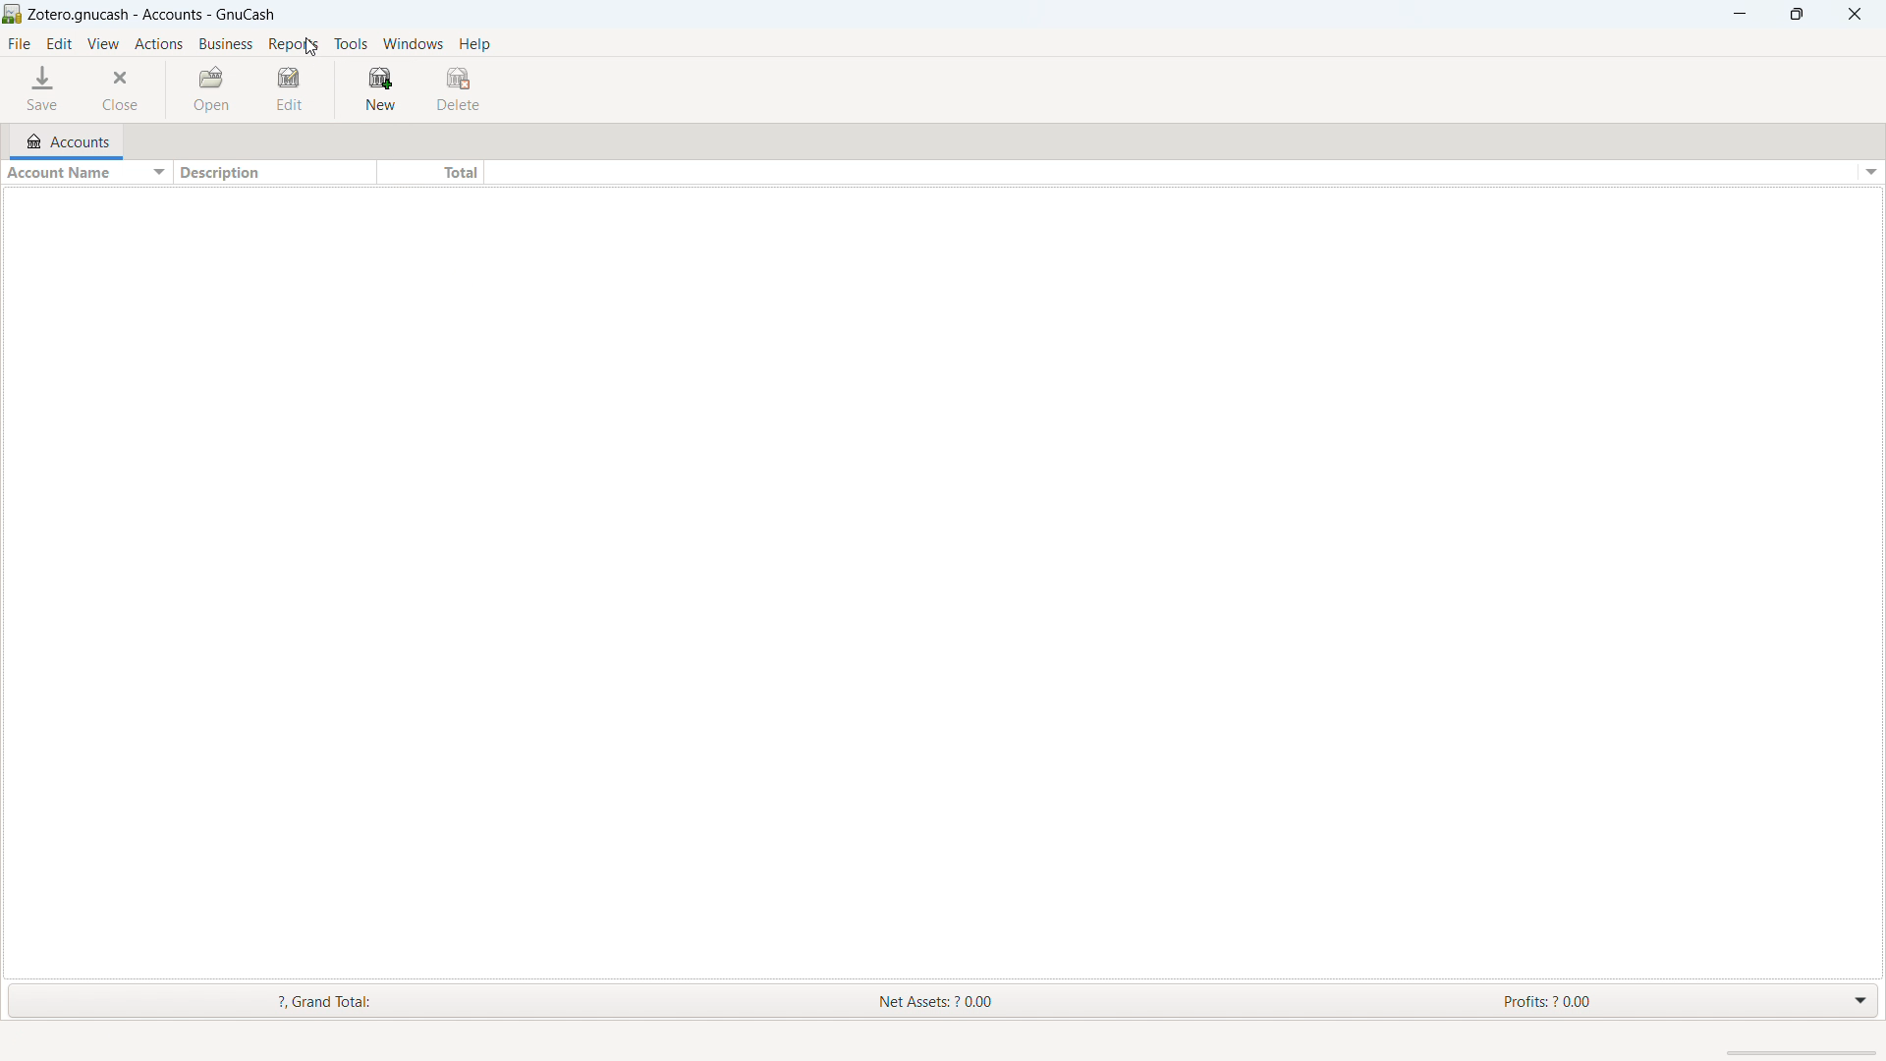 Image resolution: width=1886 pixels, height=1061 pixels. What do you see at coordinates (65, 140) in the screenshot?
I see `accounts tab` at bounding box center [65, 140].